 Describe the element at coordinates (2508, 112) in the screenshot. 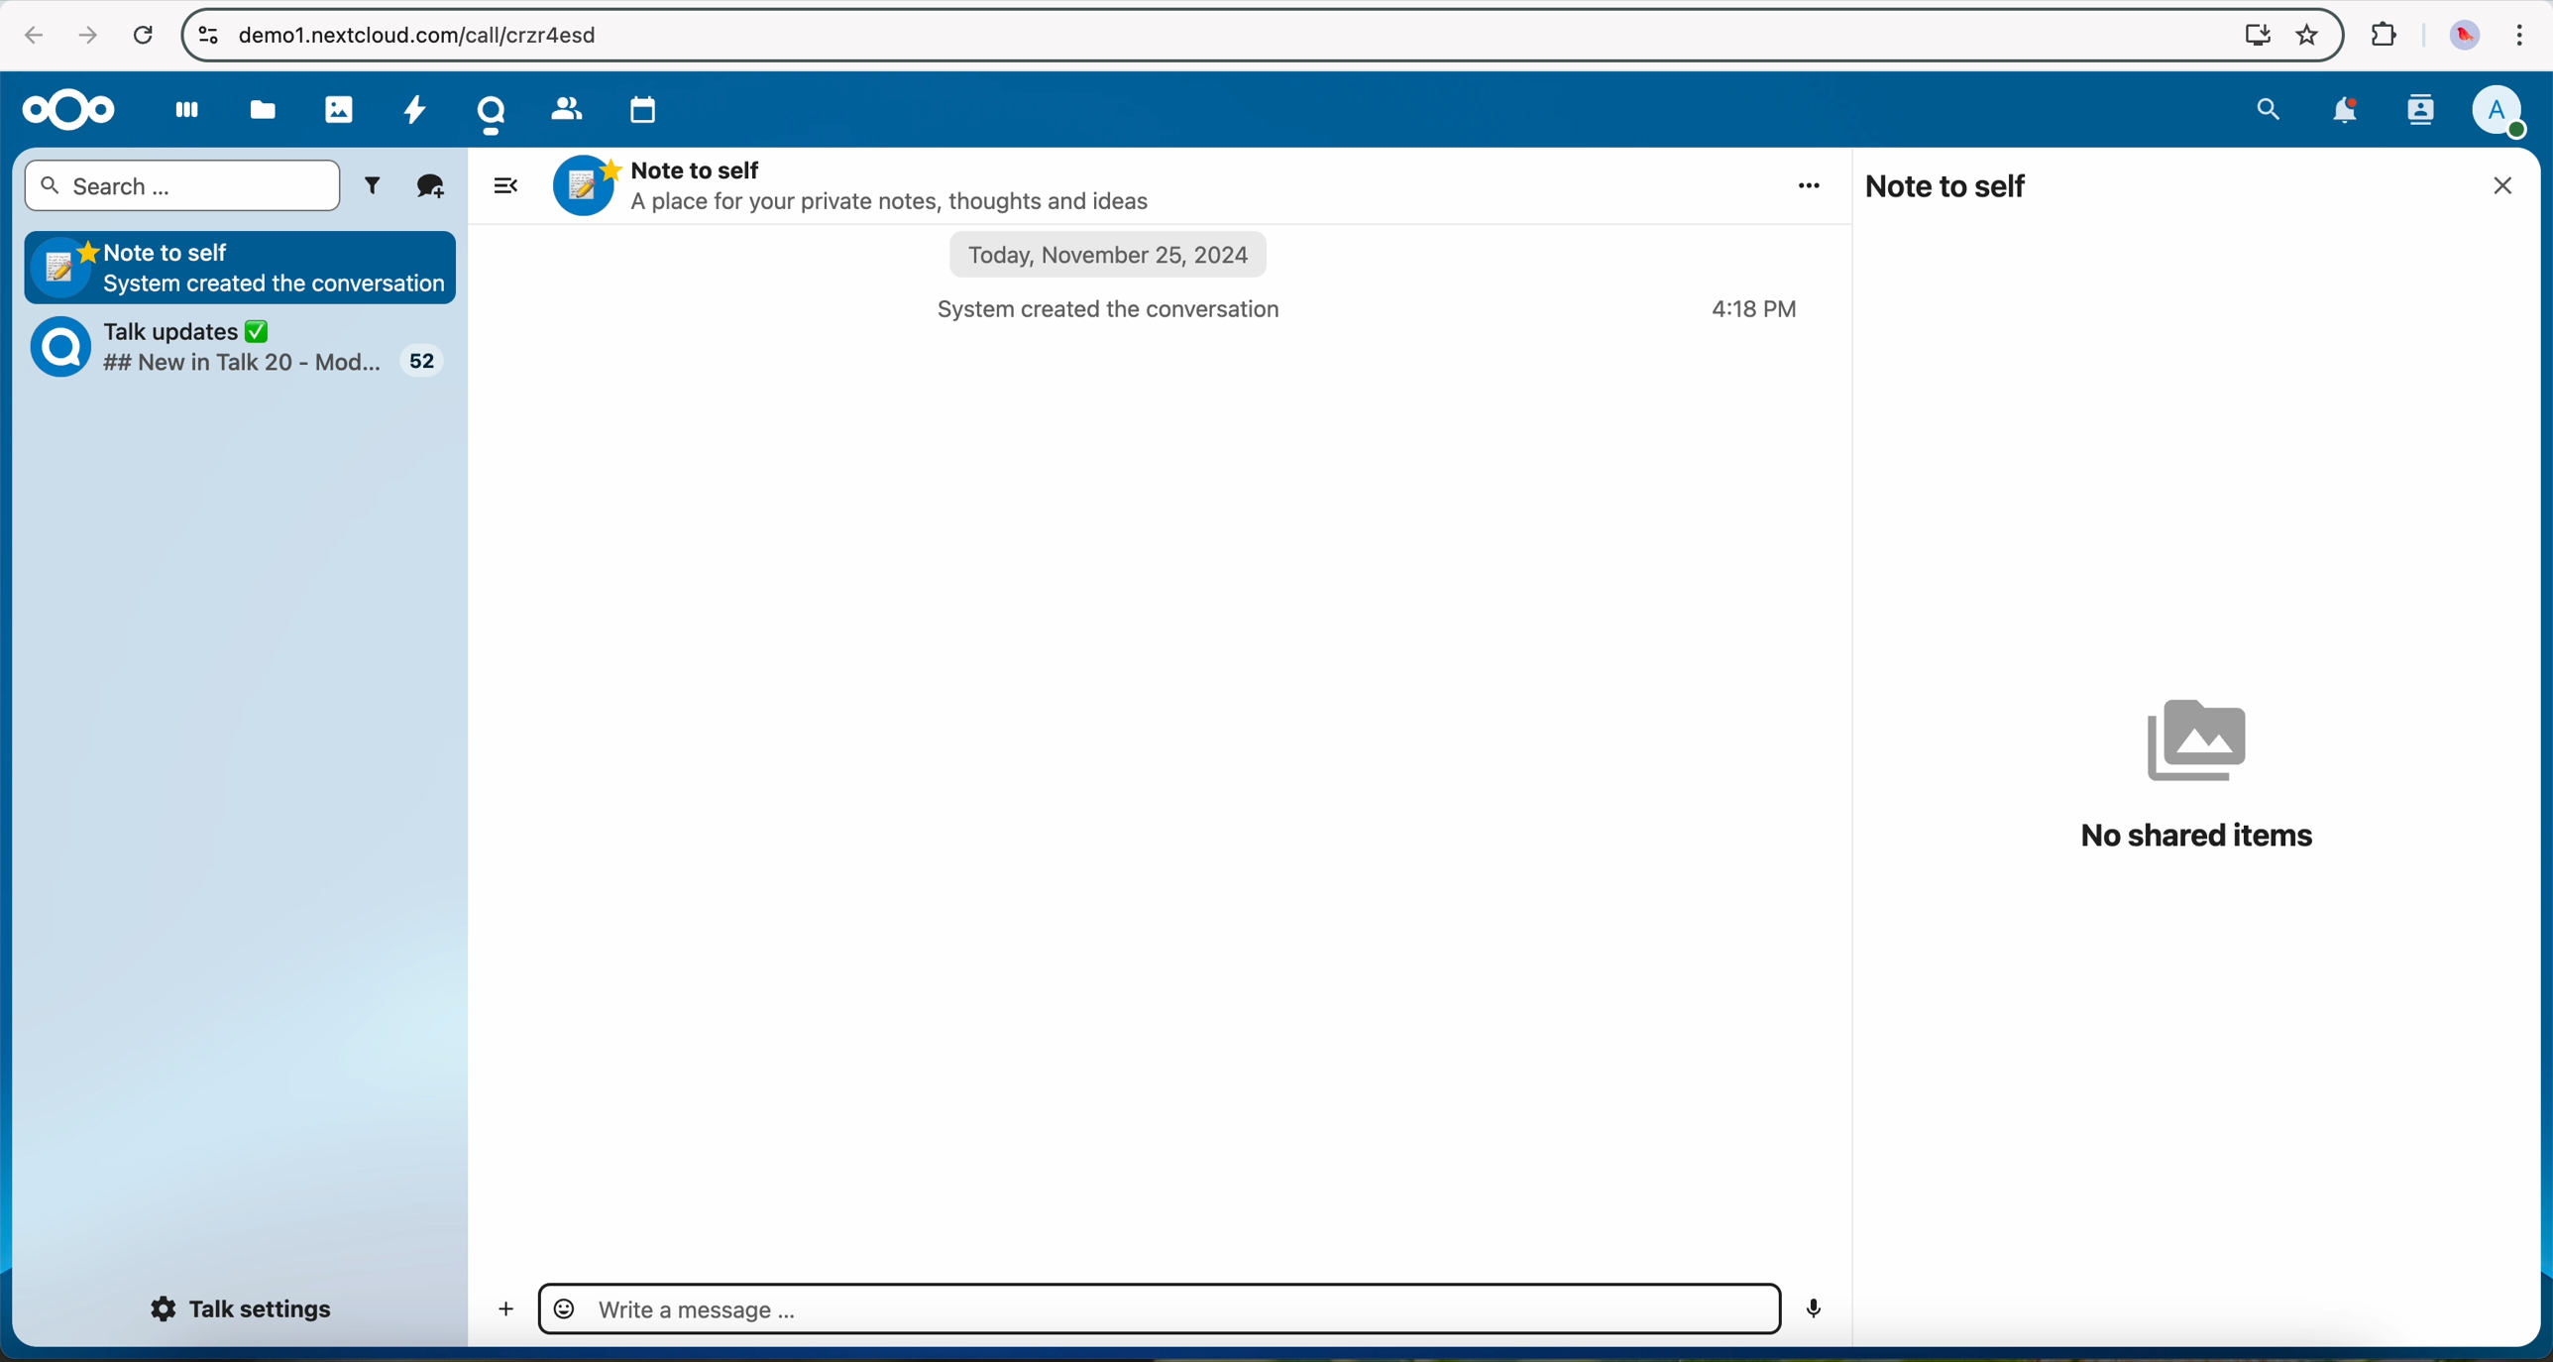

I see `user profile` at that location.